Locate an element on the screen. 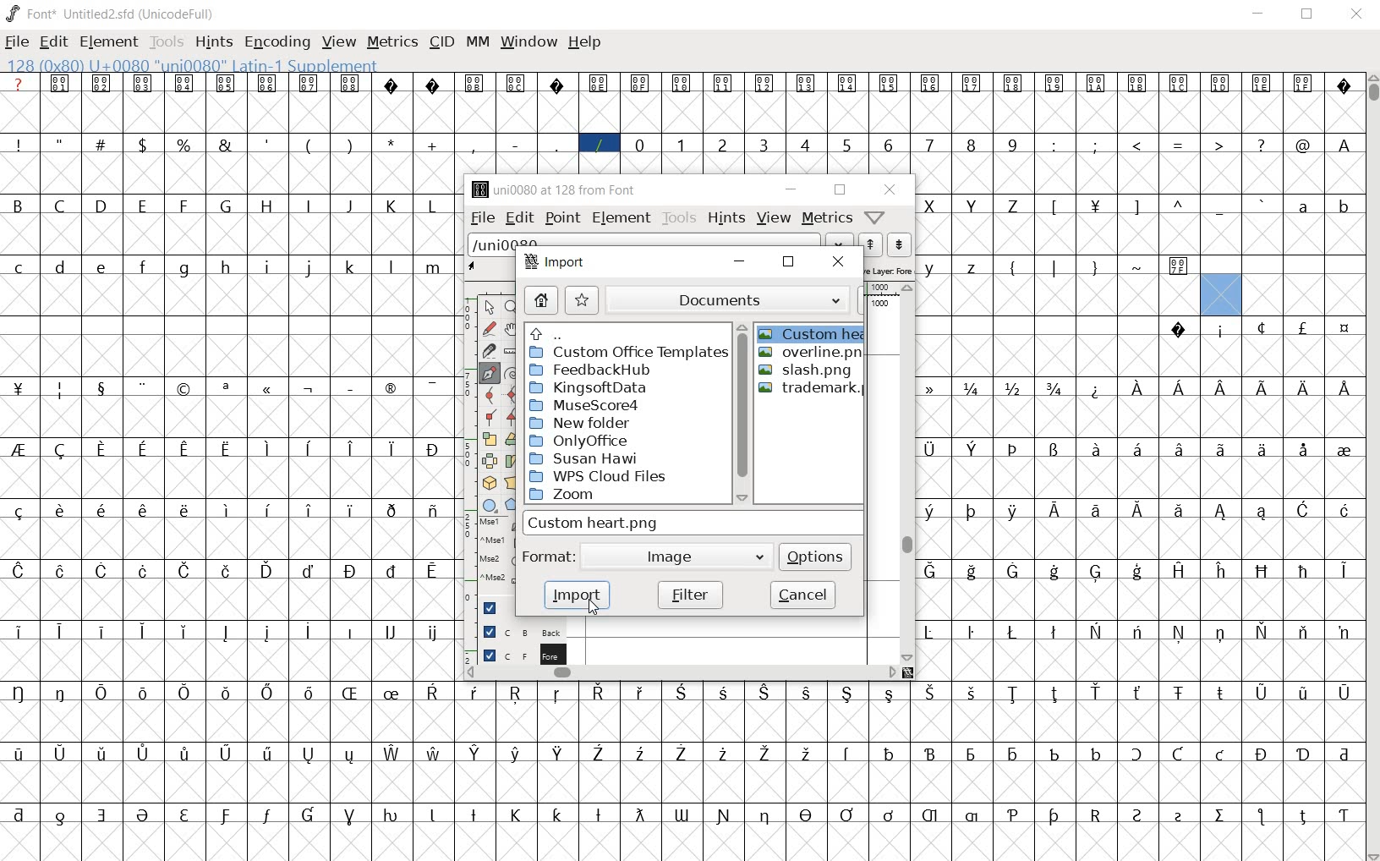 The width and height of the screenshot is (1380, 861). filter is located at coordinates (690, 594).